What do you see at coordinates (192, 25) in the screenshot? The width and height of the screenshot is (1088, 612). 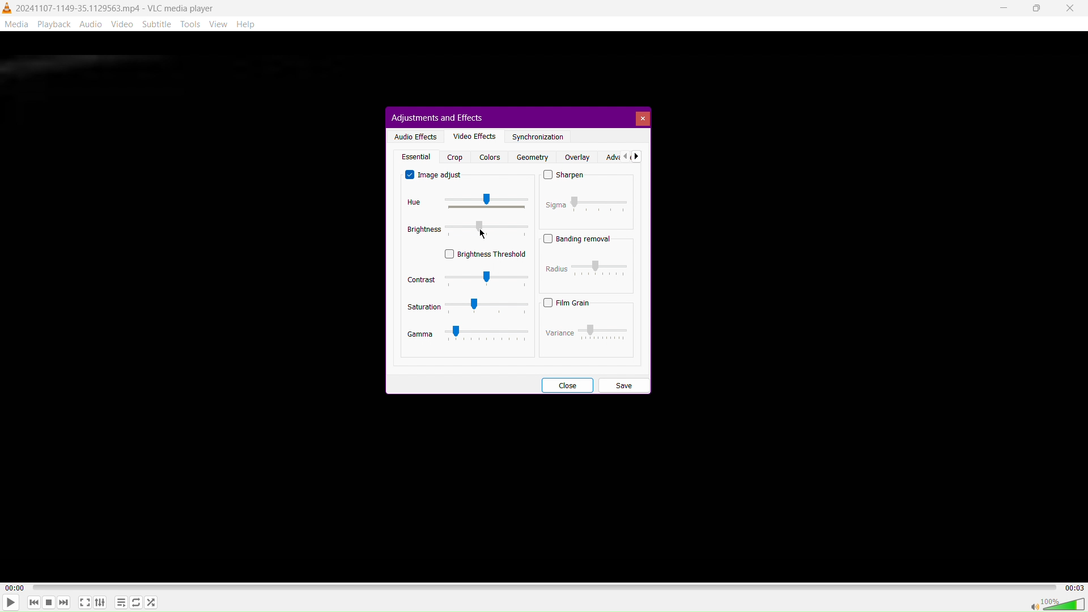 I see `Tools` at bounding box center [192, 25].